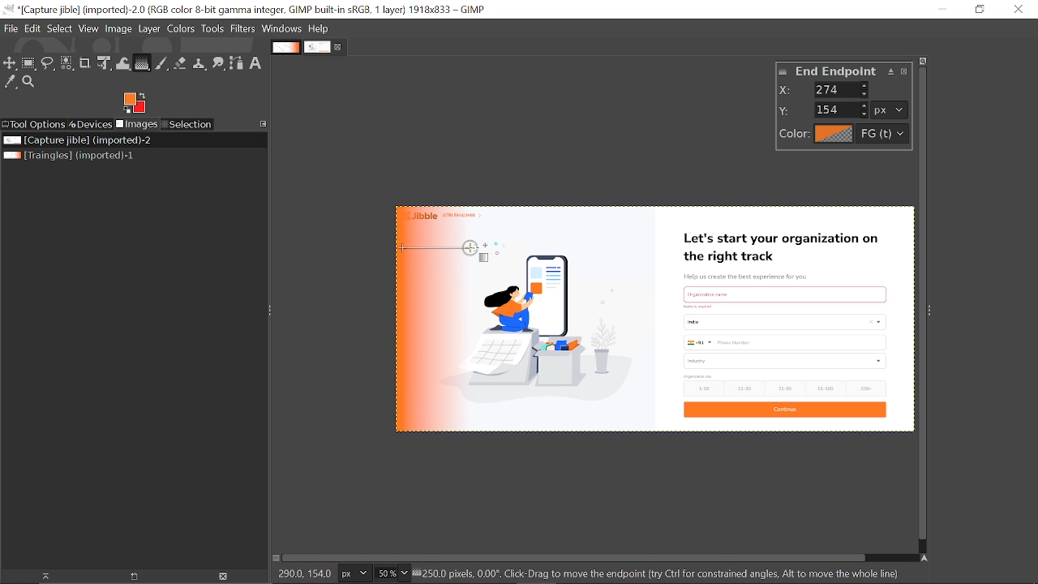 This screenshot has width=1038, height=584. Describe the element at coordinates (651, 320) in the screenshot. I see `current image` at that location.